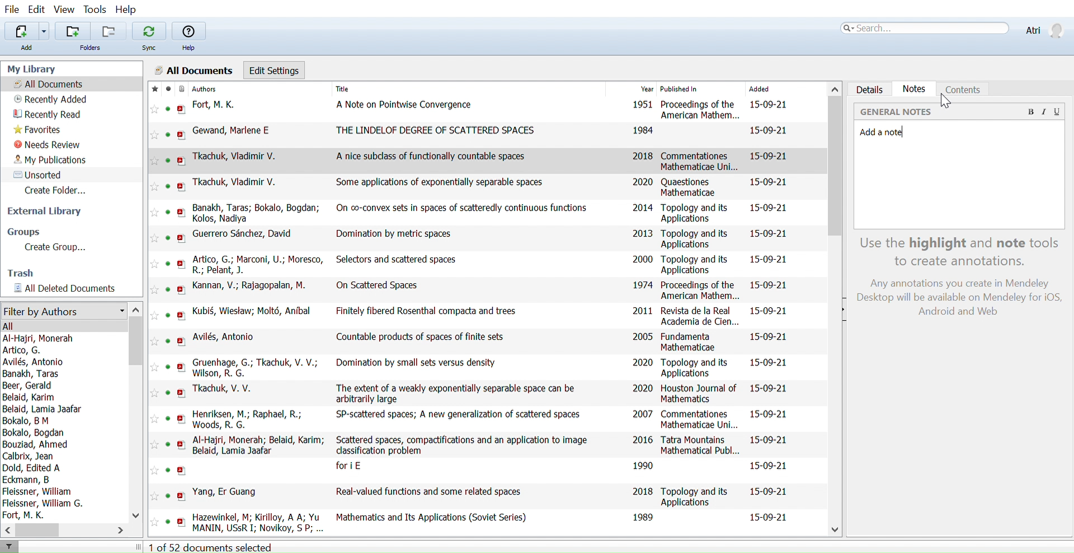 This screenshot has height=553, width=1074. What do you see at coordinates (1059, 112) in the screenshot?
I see `Underline` at bounding box center [1059, 112].